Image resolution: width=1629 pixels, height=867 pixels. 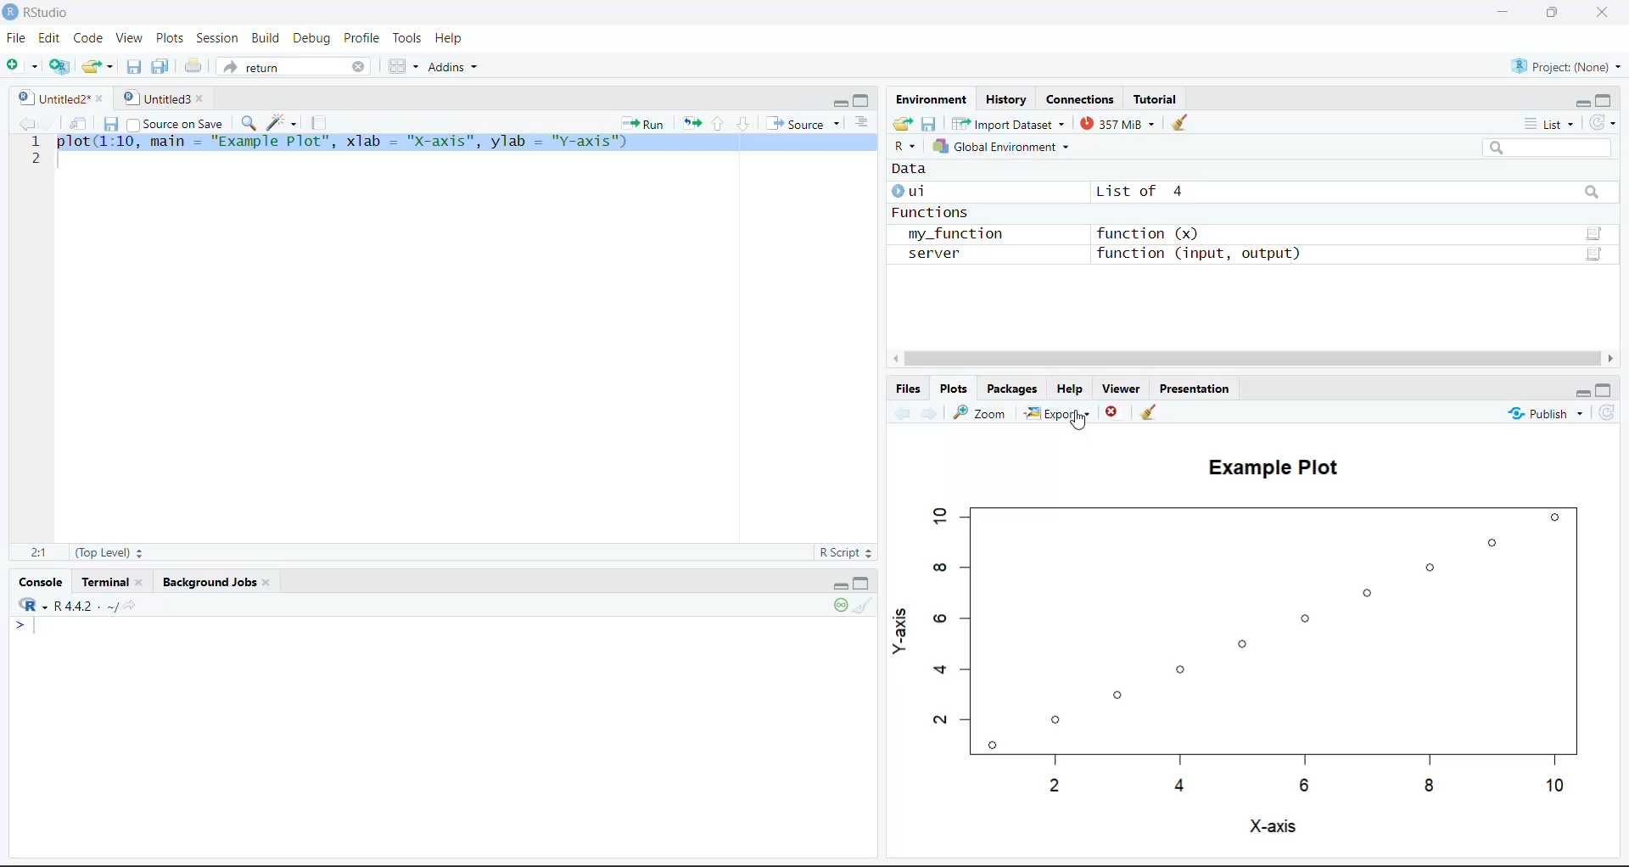 What do you see at coordinates (451, 38) in the screenshot?
I see `Help` at bounding box center [451, 38].